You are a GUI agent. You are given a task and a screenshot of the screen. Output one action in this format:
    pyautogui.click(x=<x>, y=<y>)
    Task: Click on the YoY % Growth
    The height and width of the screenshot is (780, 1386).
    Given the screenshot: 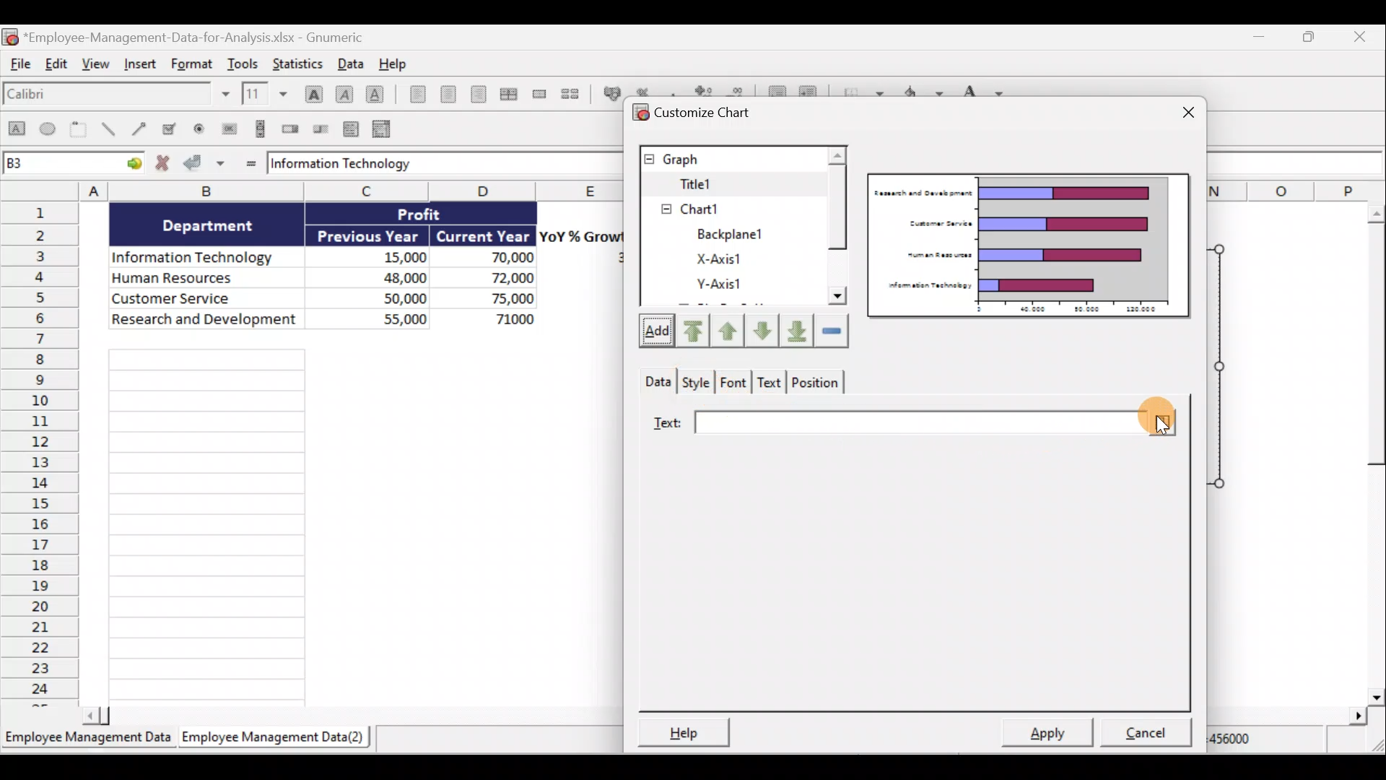 What is the action you would take?
    pyautogui.click(x=582, y=235)
    